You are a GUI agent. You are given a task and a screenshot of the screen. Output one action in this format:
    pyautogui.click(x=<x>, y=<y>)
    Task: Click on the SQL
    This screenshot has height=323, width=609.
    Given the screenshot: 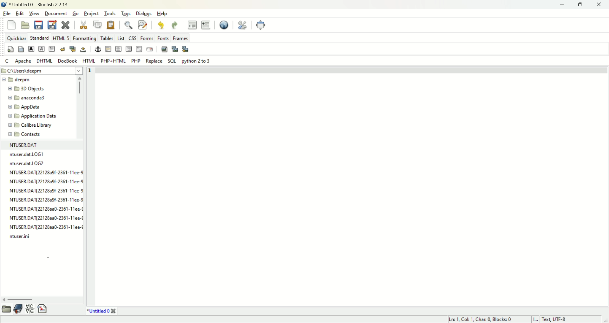 What is the action you would take?
    pyautogui.click(x=173, y=61)
    